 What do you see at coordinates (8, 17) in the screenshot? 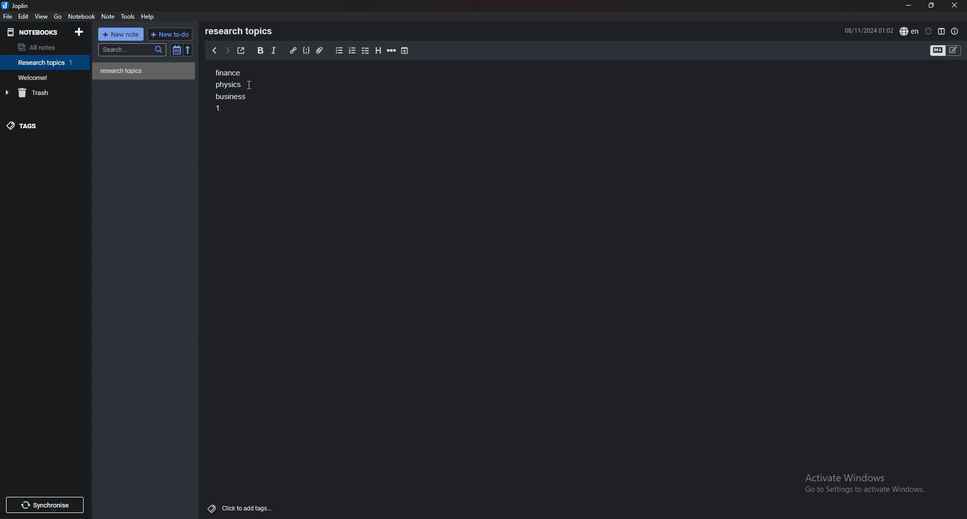
I see `file` at bounding box center [8, 17].